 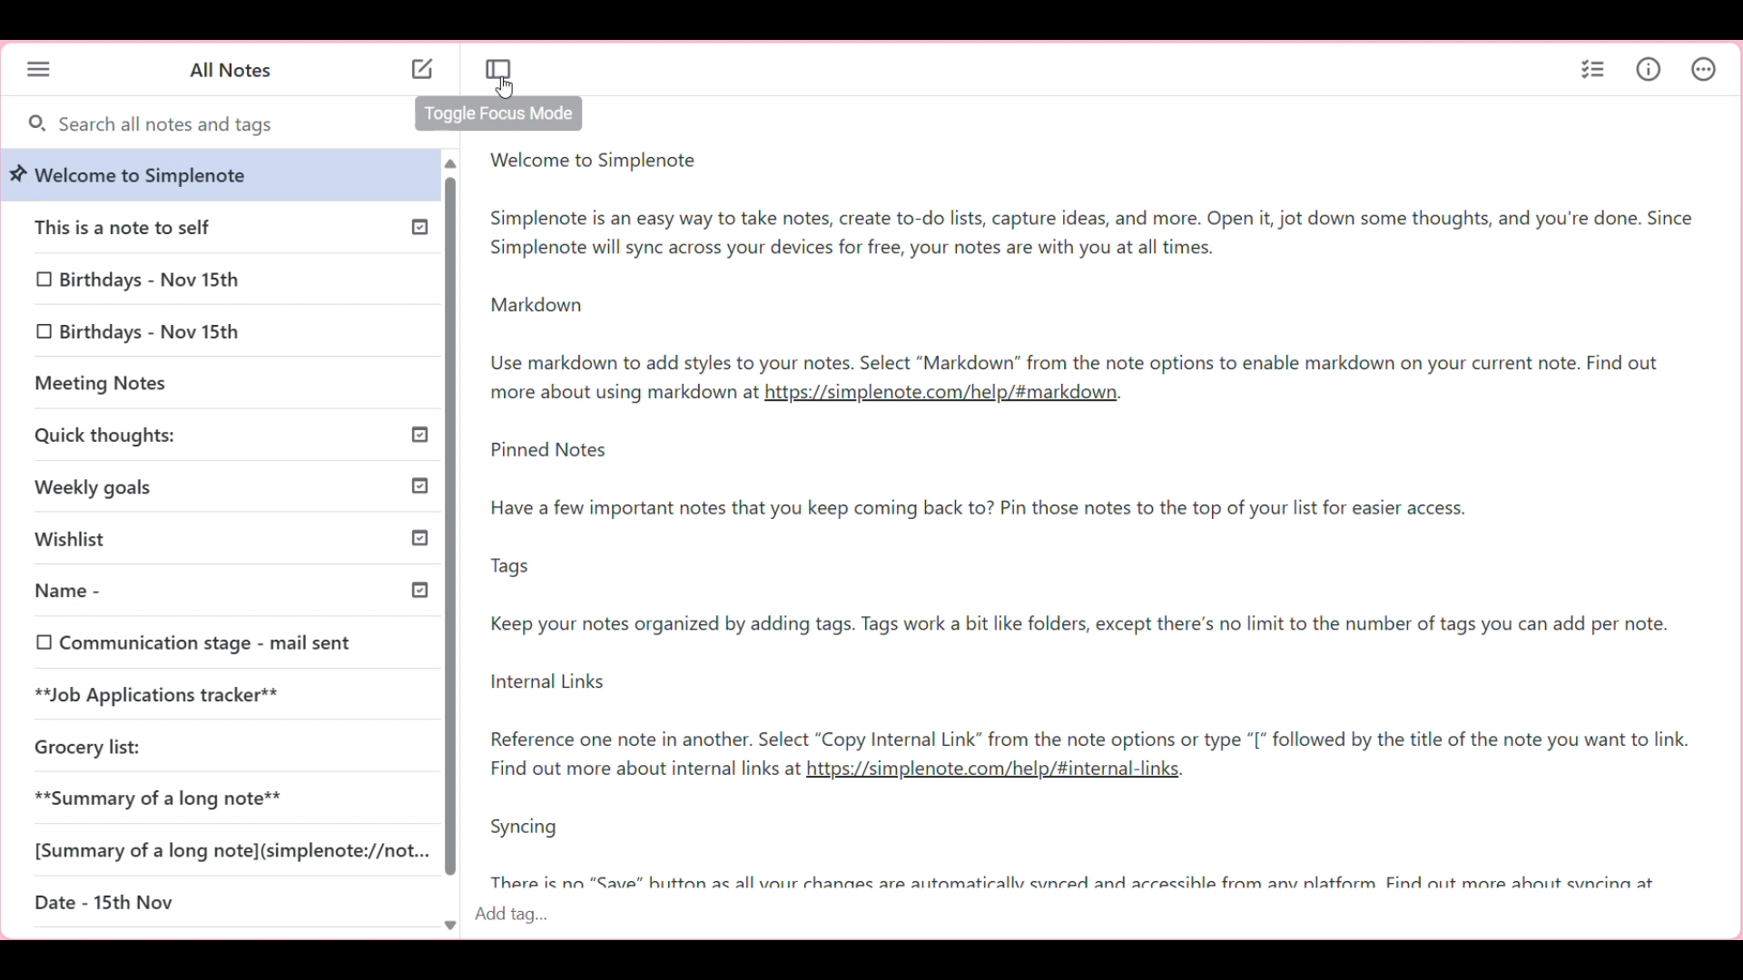 What do you see at coordinates (197, 489) in the screenshot?
I see `Weekly goals` at bounding box center [197, 489].